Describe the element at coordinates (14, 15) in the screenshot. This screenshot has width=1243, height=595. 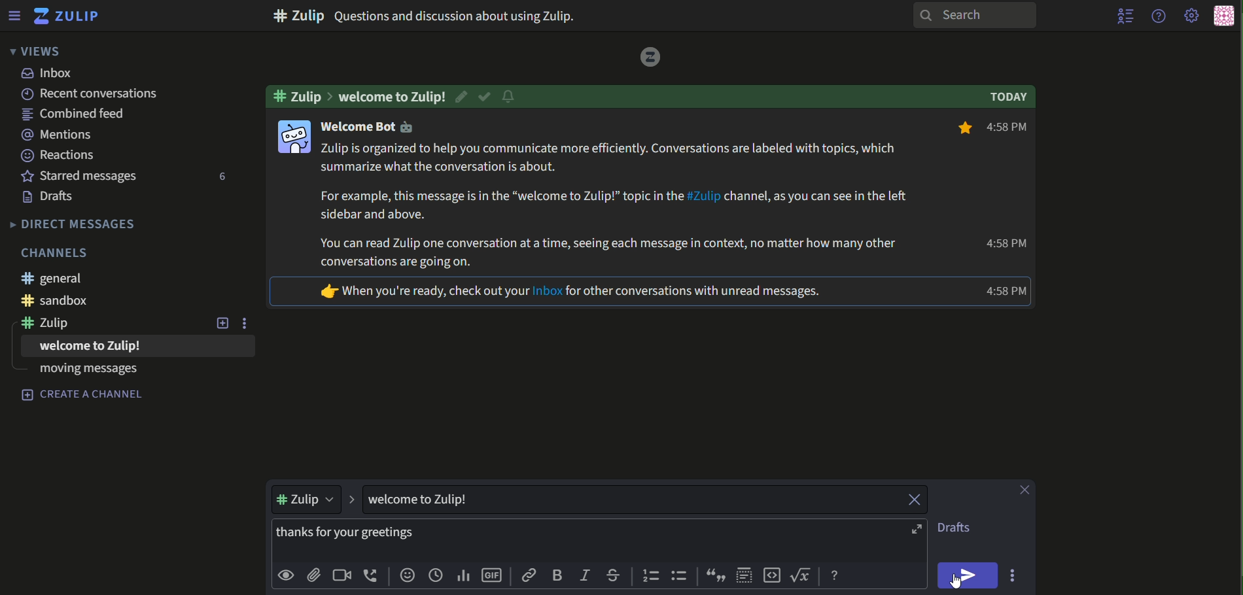
I see `Menu` at that location.